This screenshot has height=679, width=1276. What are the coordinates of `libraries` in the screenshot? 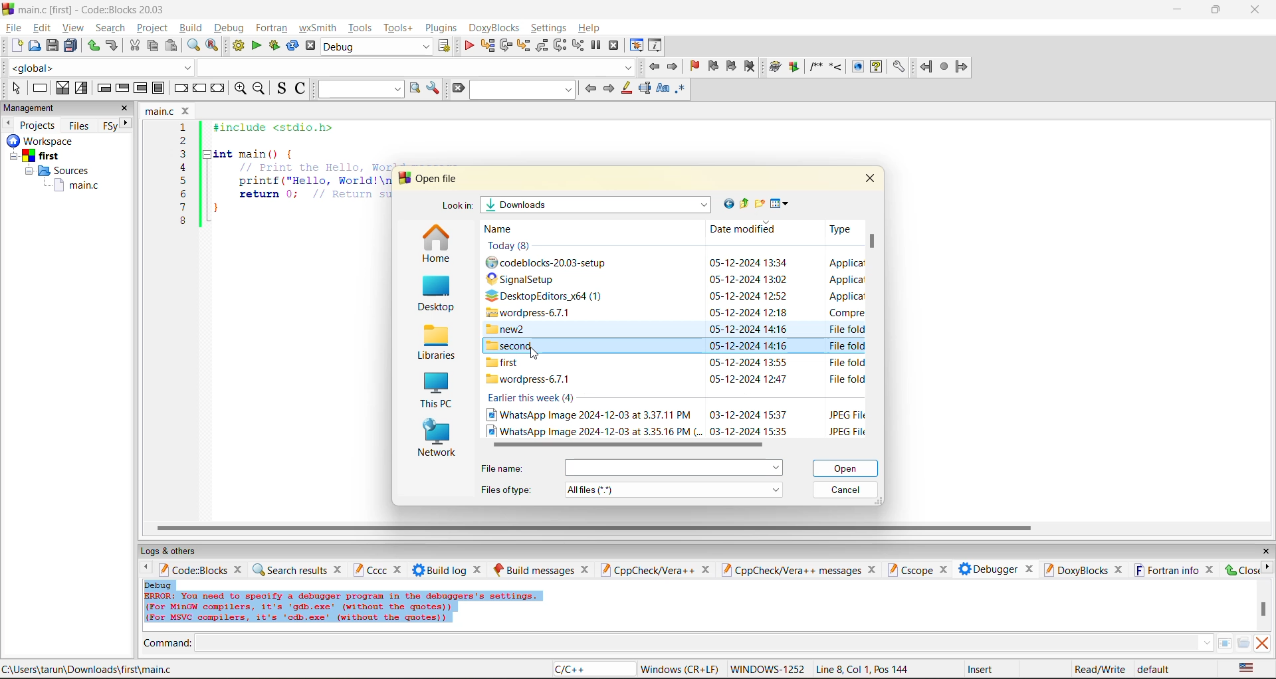 It's located at (435, 343).